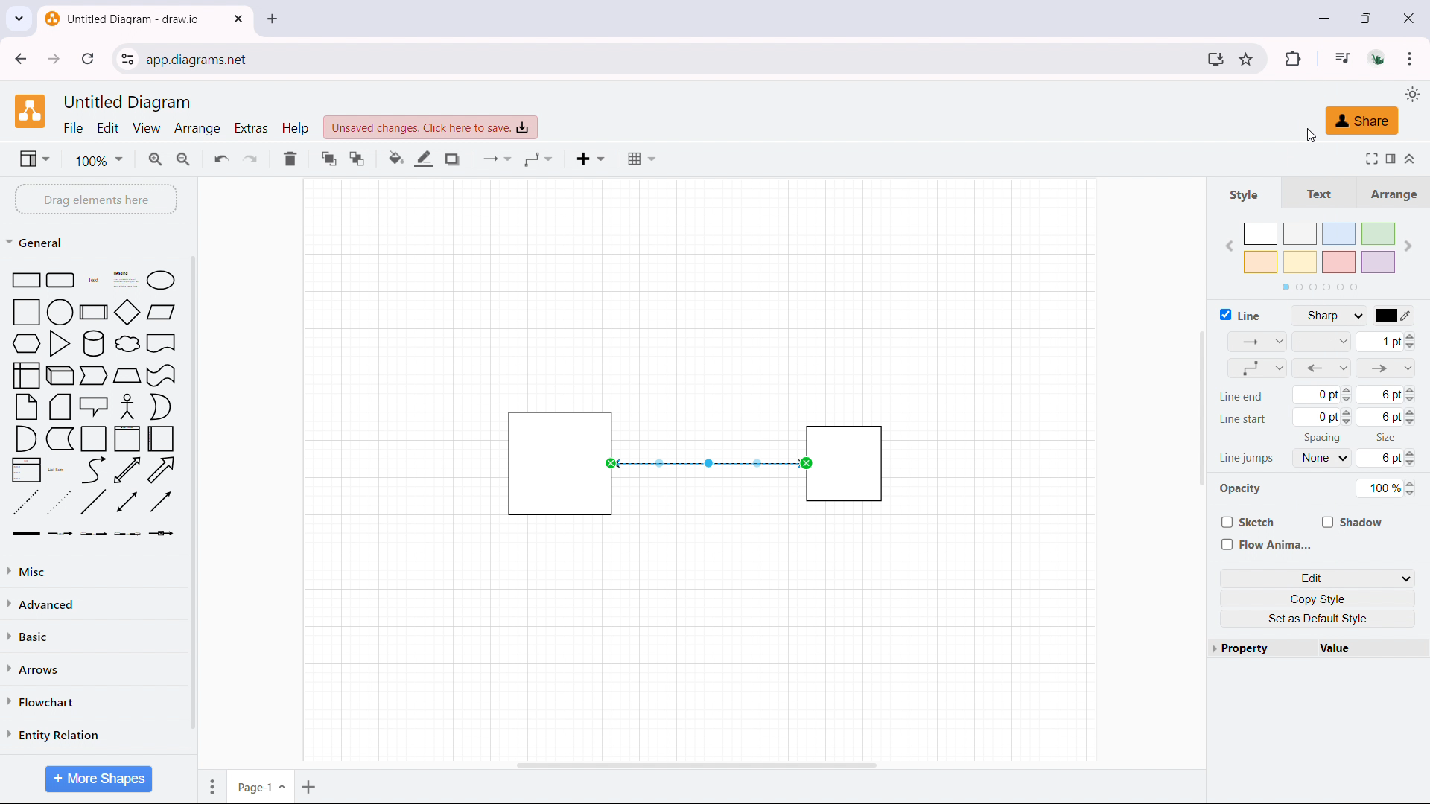  What do you see at coordinates (95, 570) in the screenshot?
I see `miscelleneous` at bounding box center [95, 570].